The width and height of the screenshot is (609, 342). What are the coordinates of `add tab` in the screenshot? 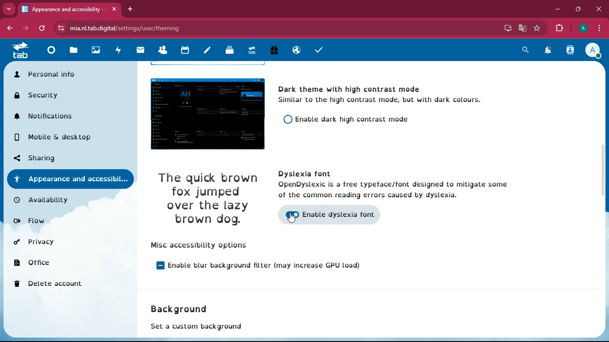 It's located at (130, 9).